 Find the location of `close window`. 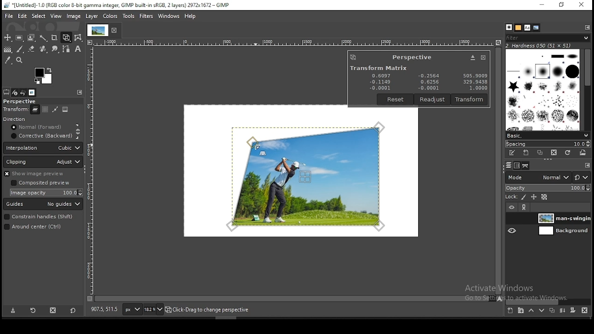

close window is located at coordinates (582, 5).